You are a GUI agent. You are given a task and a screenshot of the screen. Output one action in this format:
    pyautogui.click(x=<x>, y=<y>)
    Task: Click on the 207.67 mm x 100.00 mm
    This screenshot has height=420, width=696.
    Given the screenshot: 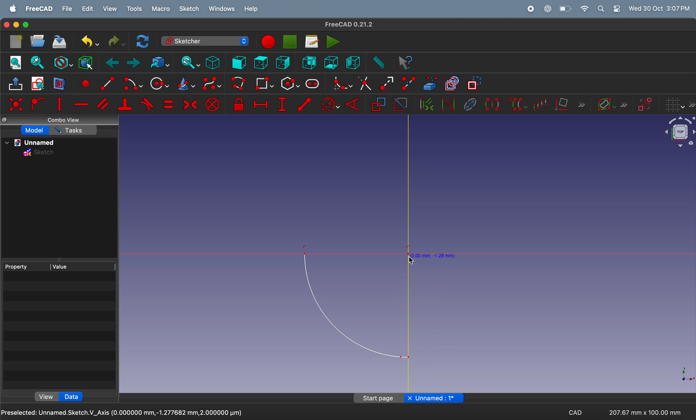 What is the action you would take?
    pyautogui.click(x=644, y=412)
    